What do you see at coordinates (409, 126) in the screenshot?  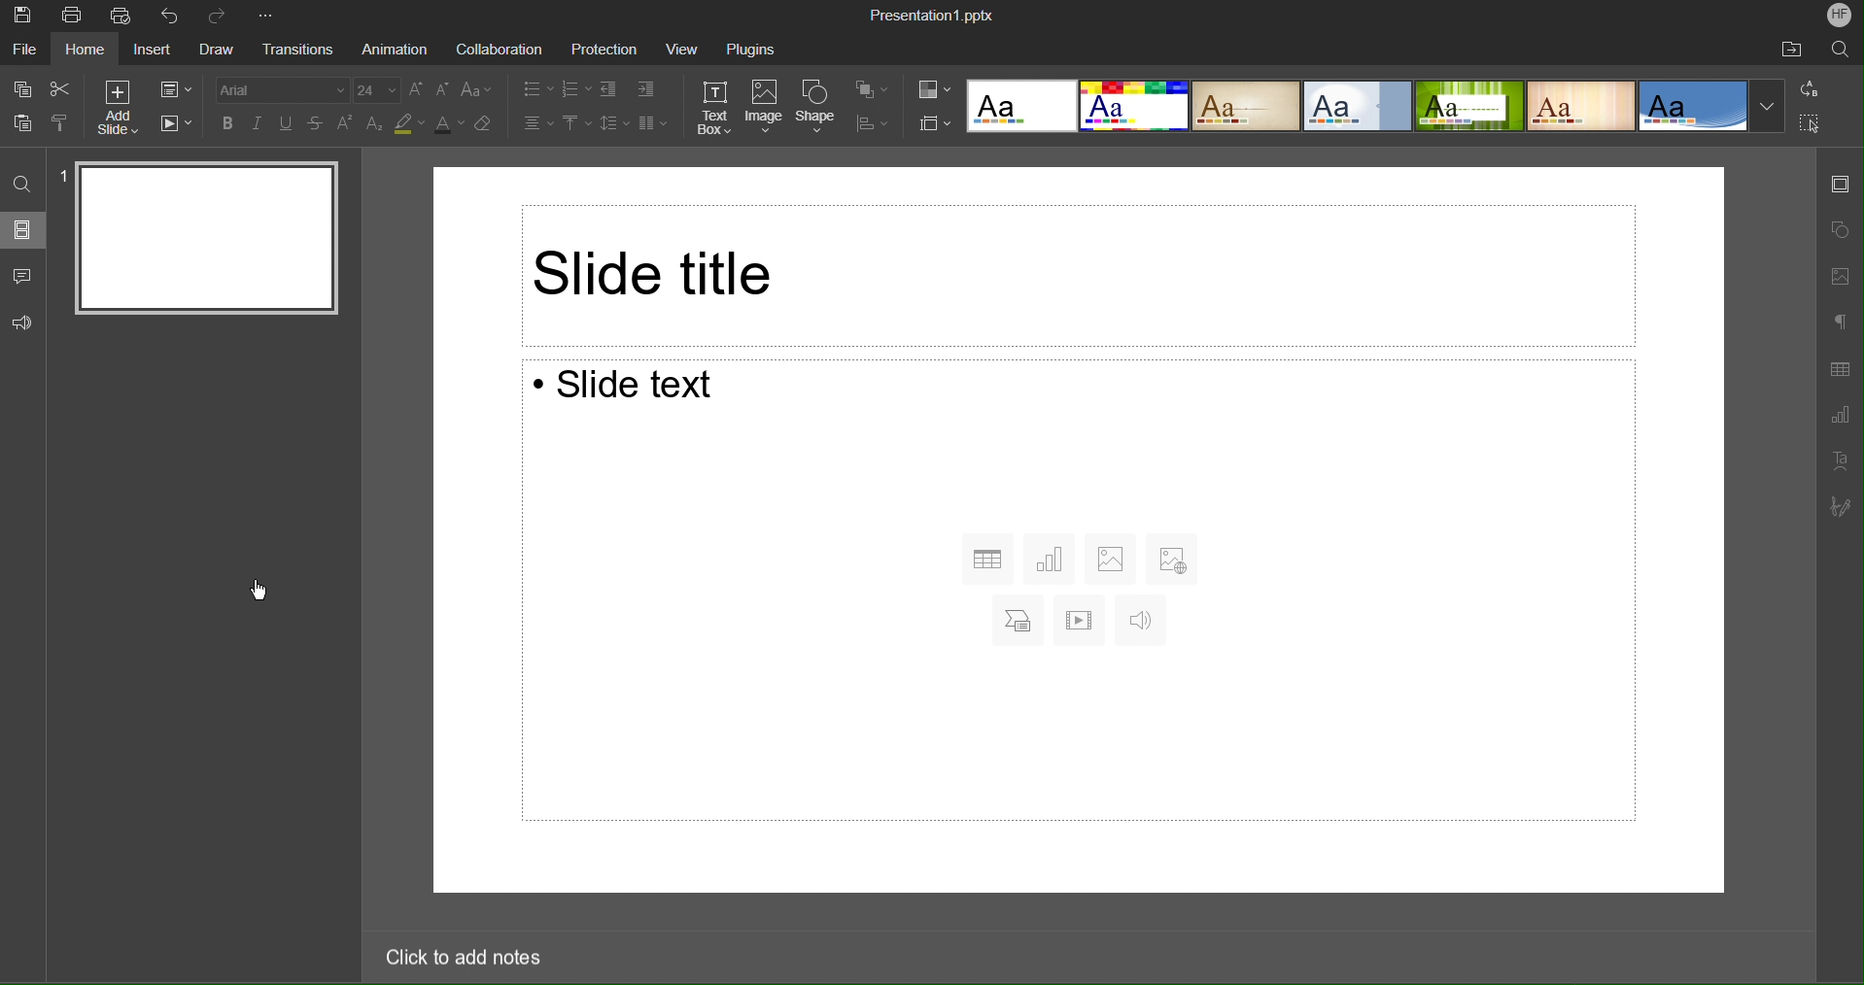 I see `highlight color` at bounding box center [409, 126].